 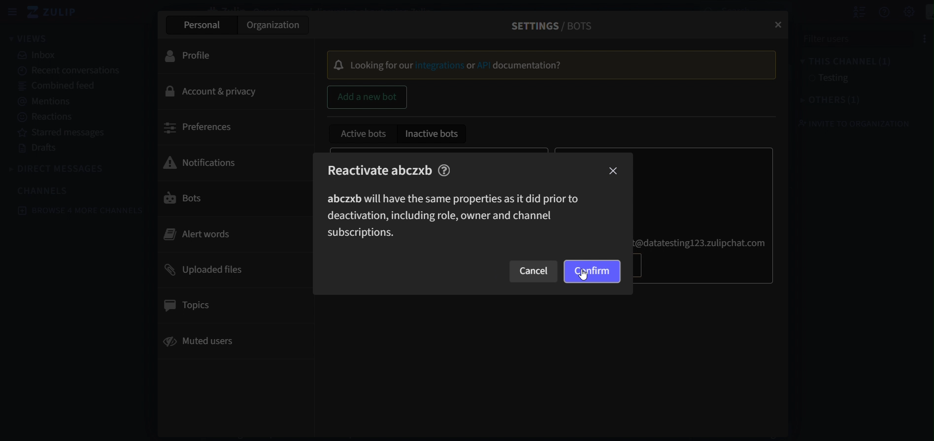 What do you see at coordinates (471, 66) in the screenshot?
I see `or` at bounding box center [471, 66].